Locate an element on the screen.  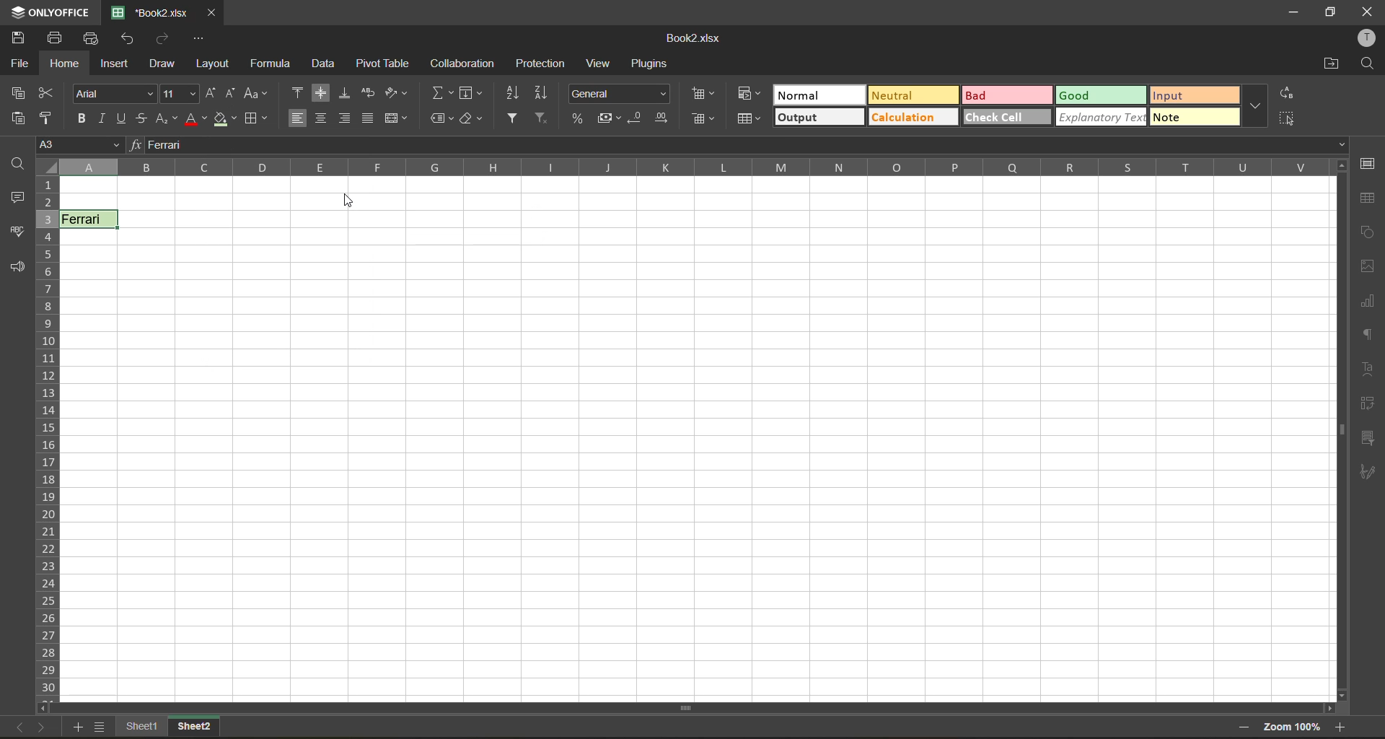
Cursor is located at coordinates (355, 204).